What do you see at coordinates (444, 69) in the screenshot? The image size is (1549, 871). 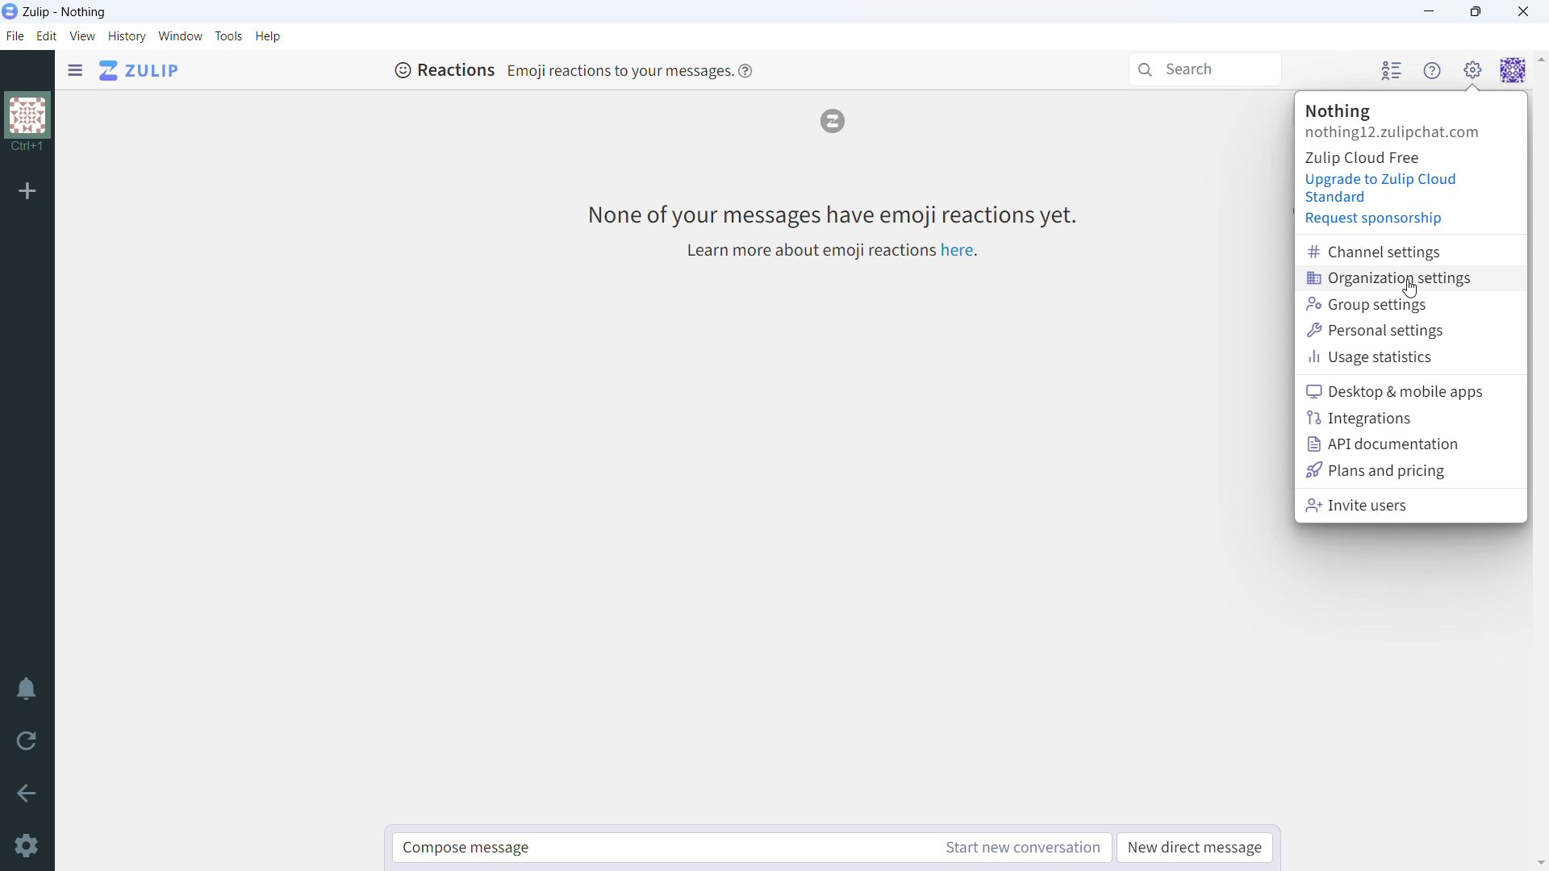 I see `Reactions` at bounding box center [444, 69].